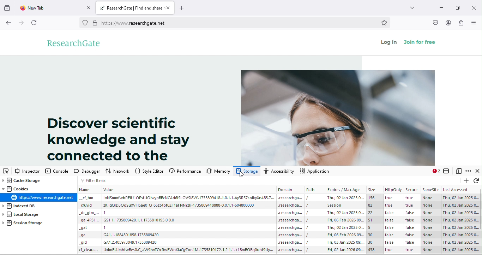  Describe the element at coordinates (179, 206) in the screenshot. I see `value` at that location.